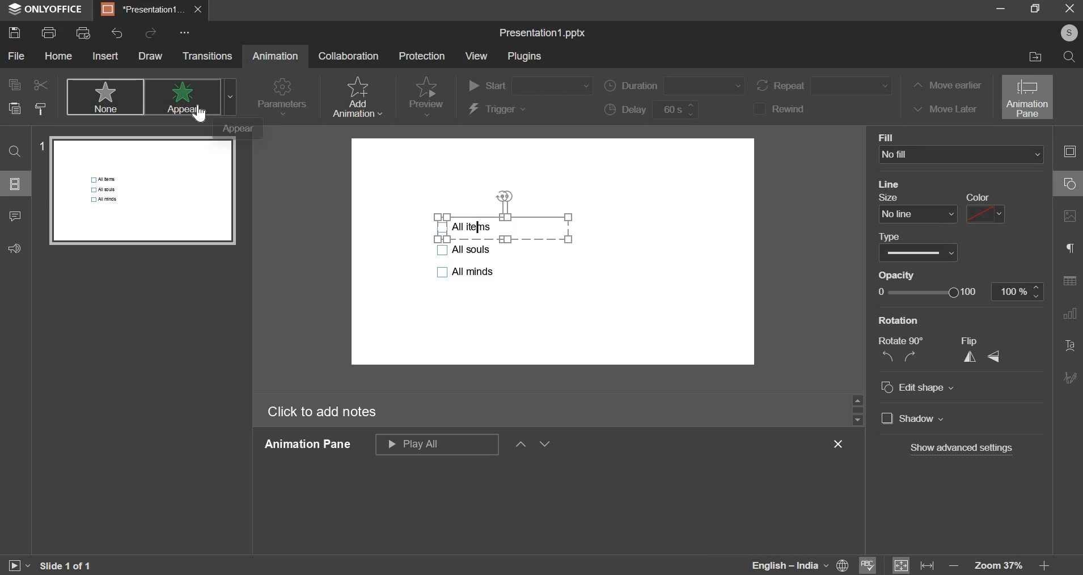 The width and height of the screenshot is (1083, 575). What do you see at coordinates (1007, 565) in the screenshot?
I see `zoom` at bounding box center [1007, 565].